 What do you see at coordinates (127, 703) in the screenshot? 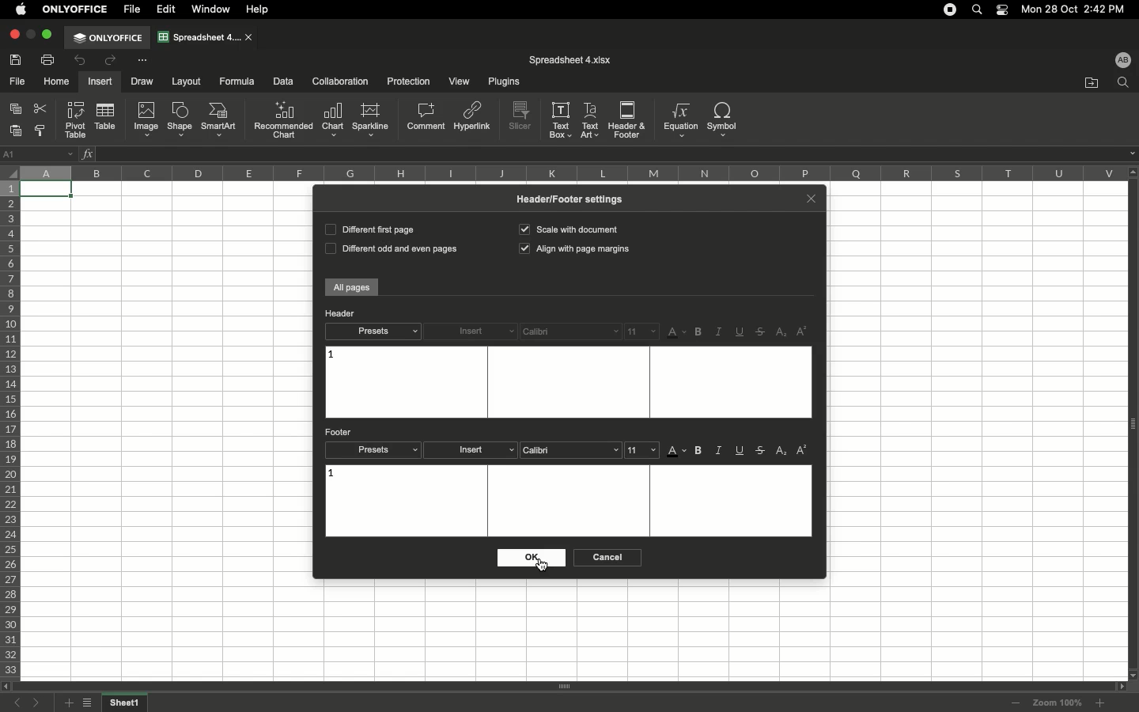
I see `Sheet name` at bounding box center [127, 703].